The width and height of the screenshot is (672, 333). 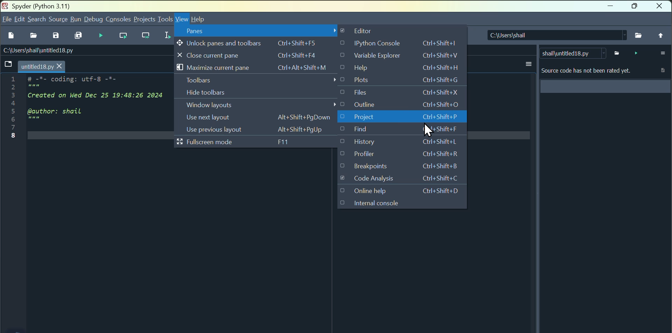 What do you see at coordinates (402, 55) in the screenshot?
I see `Variable explorer` at bounding box center [402, 55].